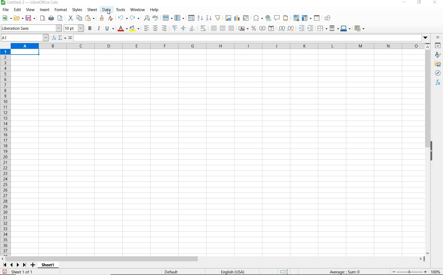 The width and height of the screenshot is (443, 275). What do you see at coordinates (61, 19) in the screenshot?
I see `toggle print preview` at bounding box center [61, 19].